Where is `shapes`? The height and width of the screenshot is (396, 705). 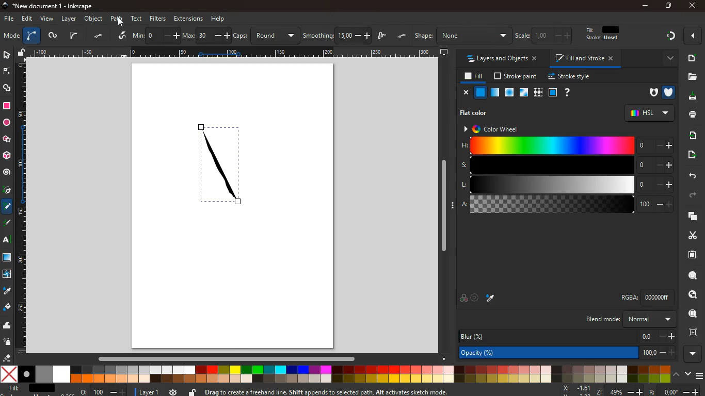 shapes is located at coordinates (8, 89).